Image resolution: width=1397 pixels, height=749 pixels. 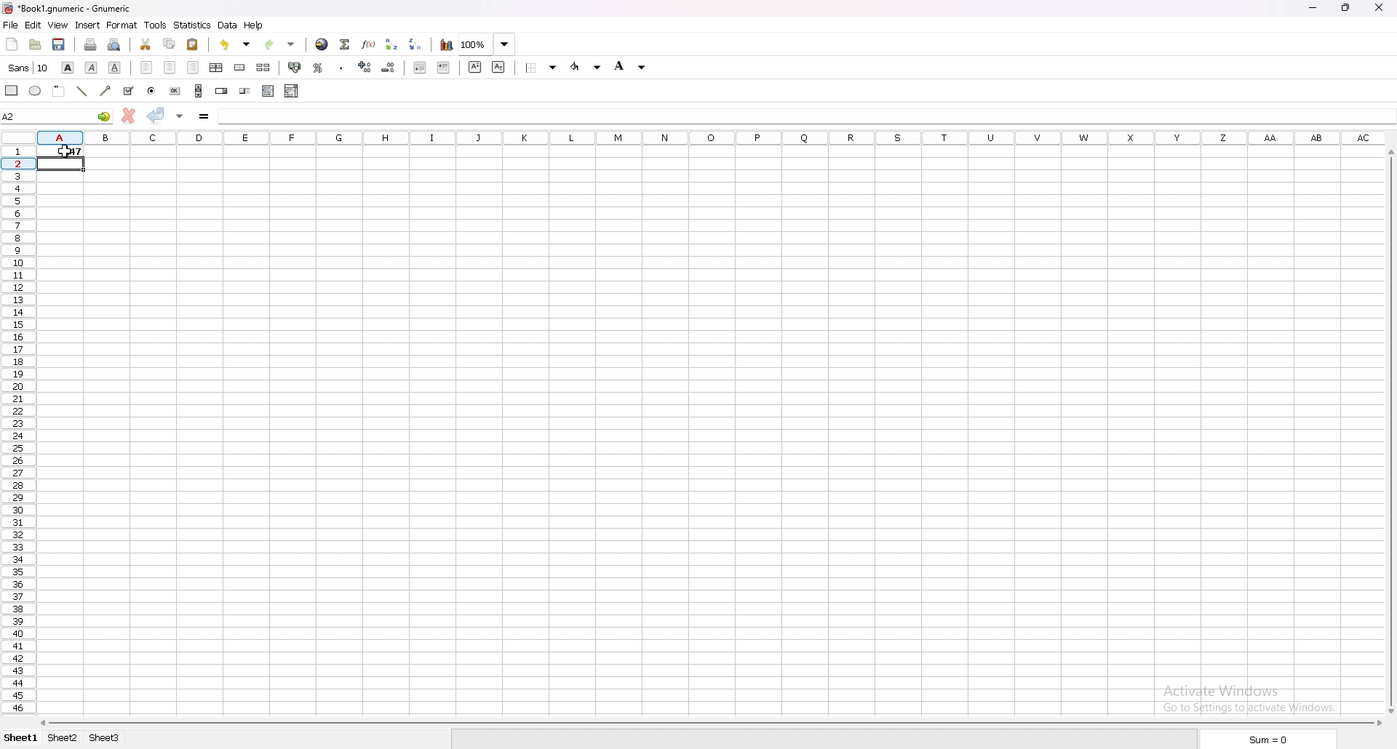 What do you see at coordinates (83, 91) in the screenshot?
I see `line` at bounding box center [83, 91].